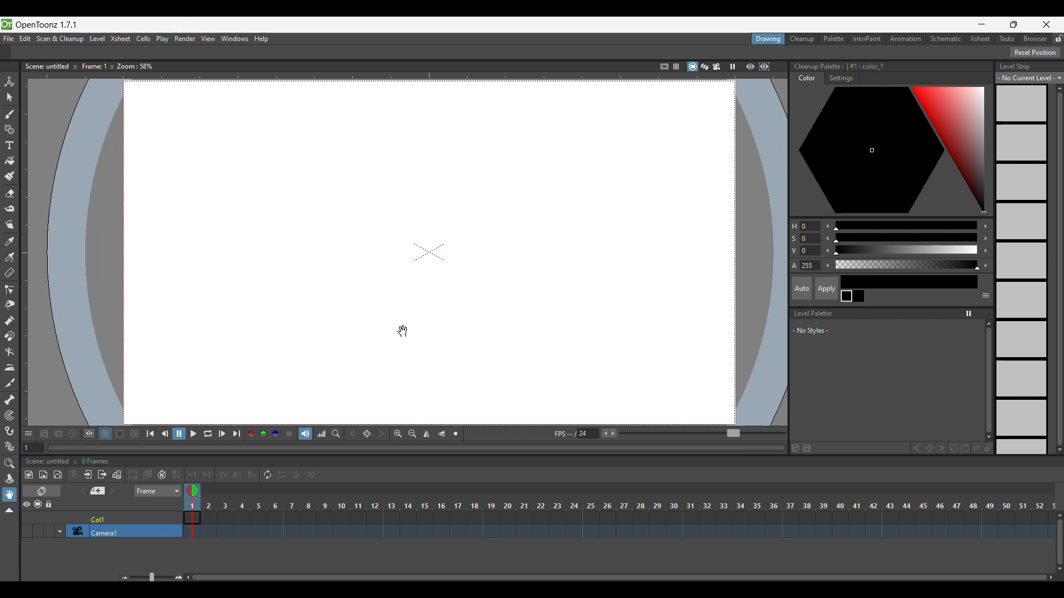  What do you see at coordinates (163, 39) in the screenshot?
I see `Play` at bounding box center [163, 39].